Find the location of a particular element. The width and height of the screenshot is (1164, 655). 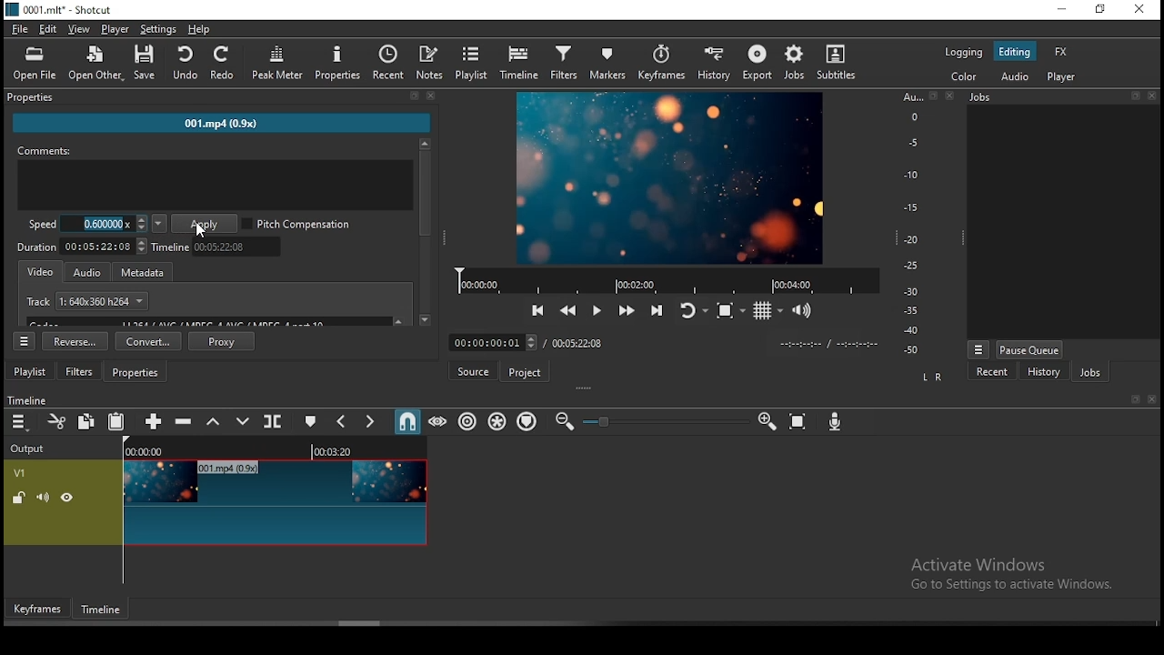

snap is located at coordinates (409, 421).